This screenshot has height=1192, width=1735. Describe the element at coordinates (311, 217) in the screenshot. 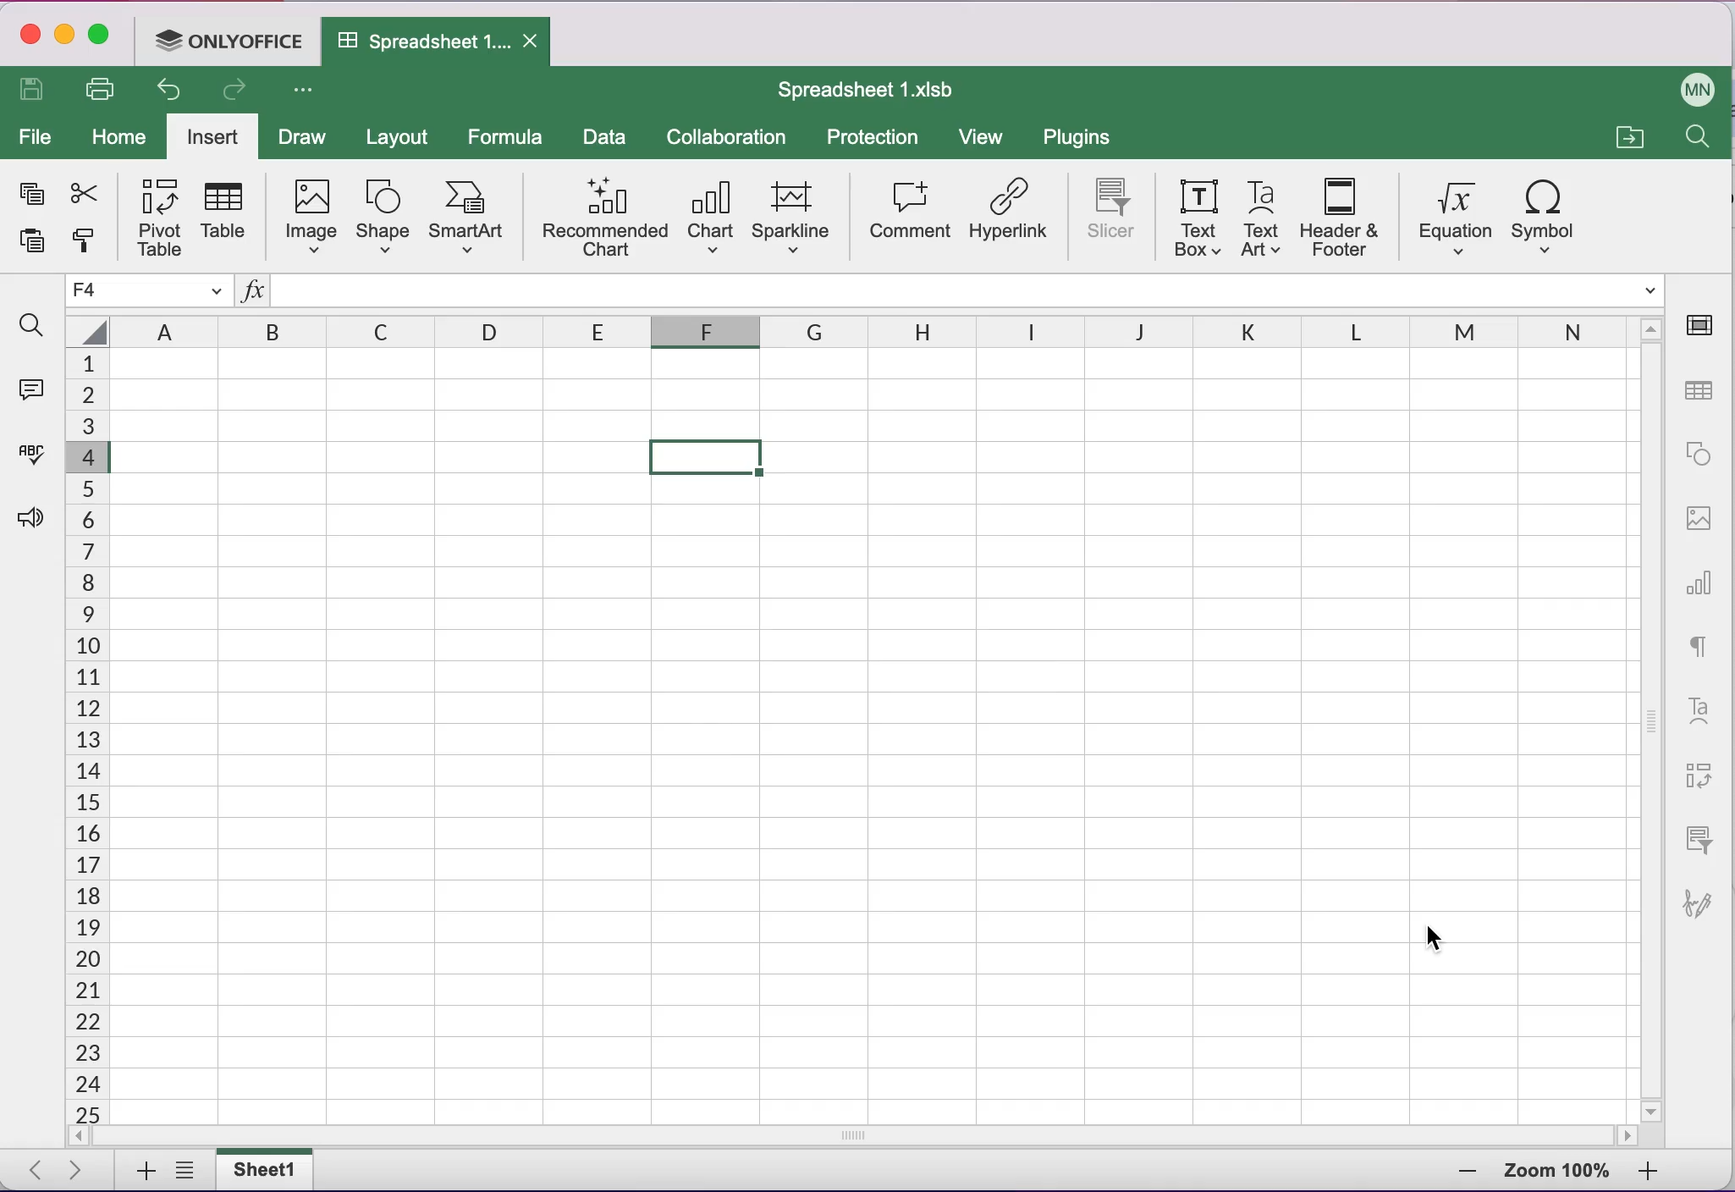

I see `image` at that location.